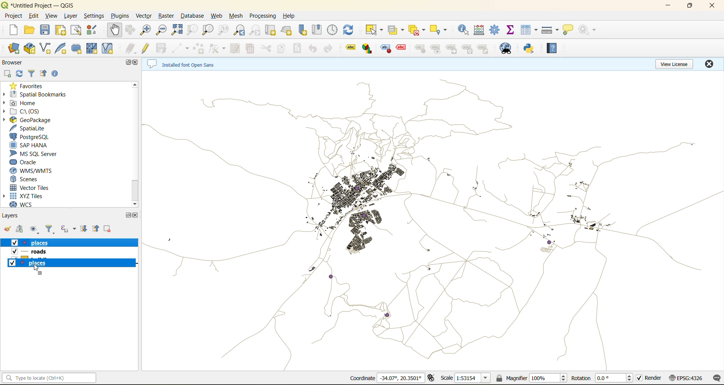  What do you see at coordinates (33, 136) in the screenshot?
I see `postgre sql` at bounding box center [33, 136].